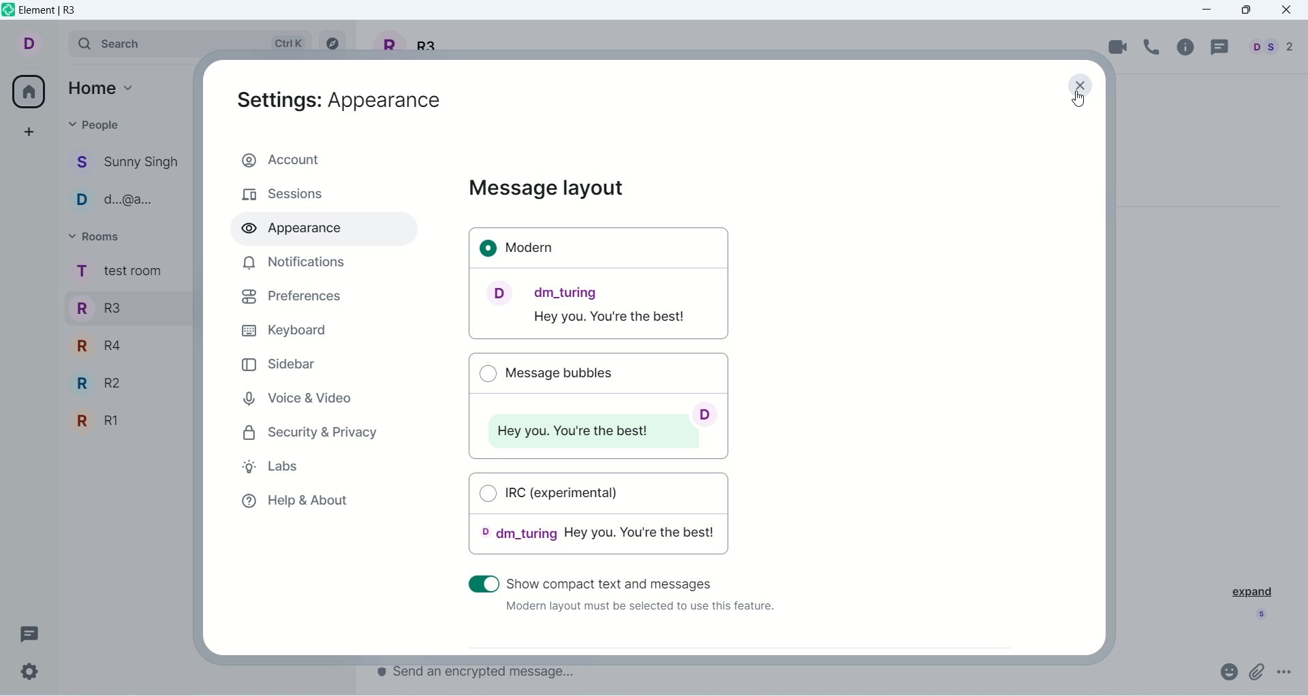 This screenshot has width=1308, height=696. I want to click on sidebar, so click(281, 364).